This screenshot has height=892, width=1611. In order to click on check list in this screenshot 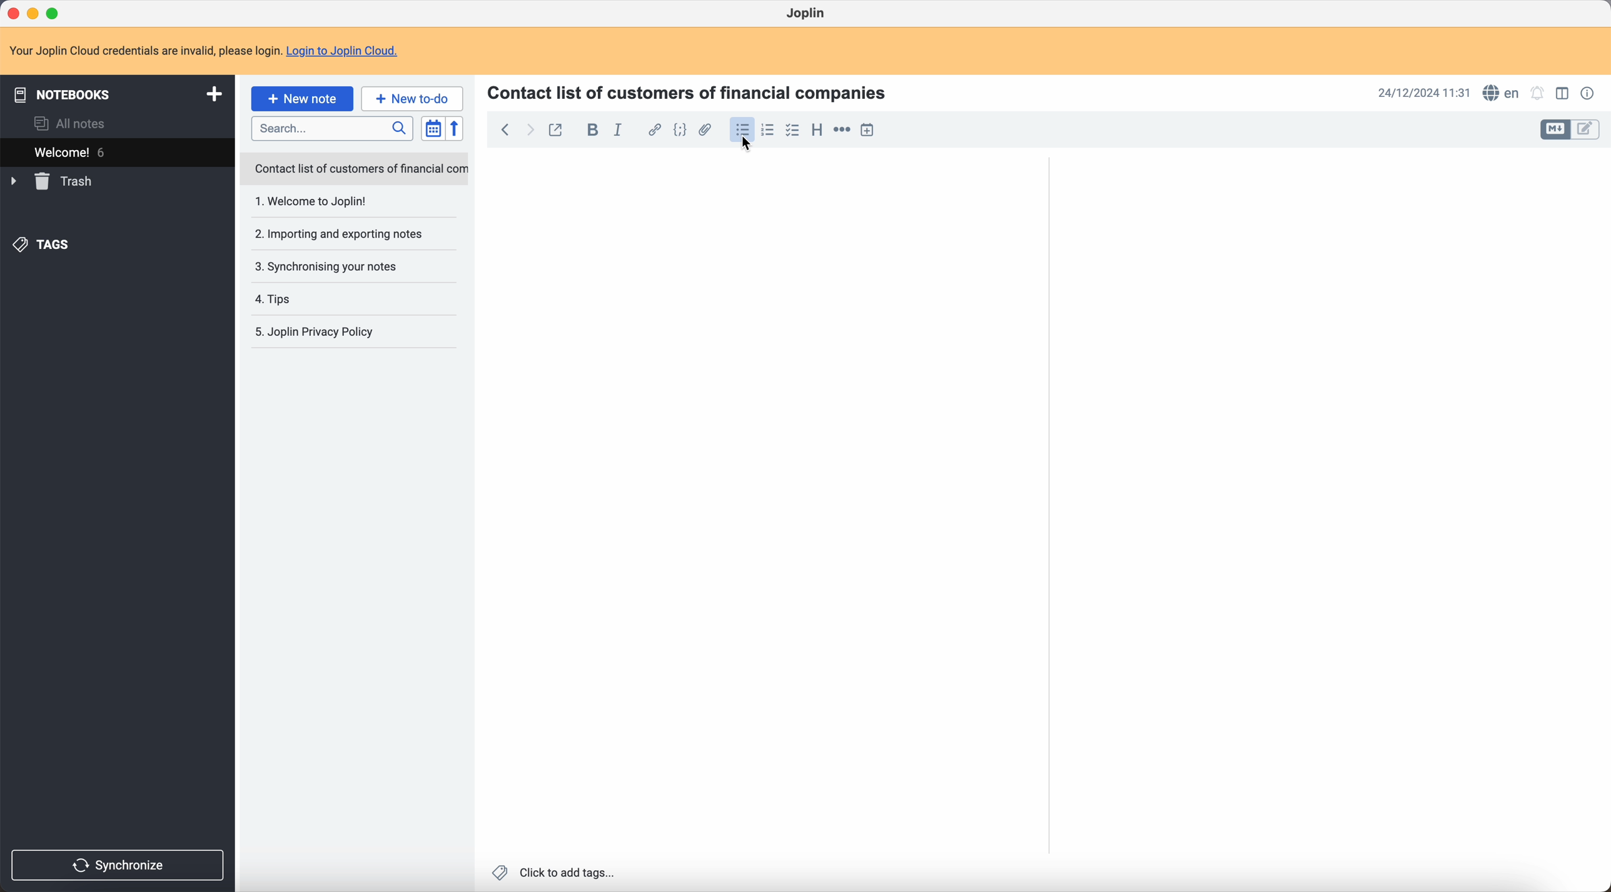, I will do `click(792, 131)`.